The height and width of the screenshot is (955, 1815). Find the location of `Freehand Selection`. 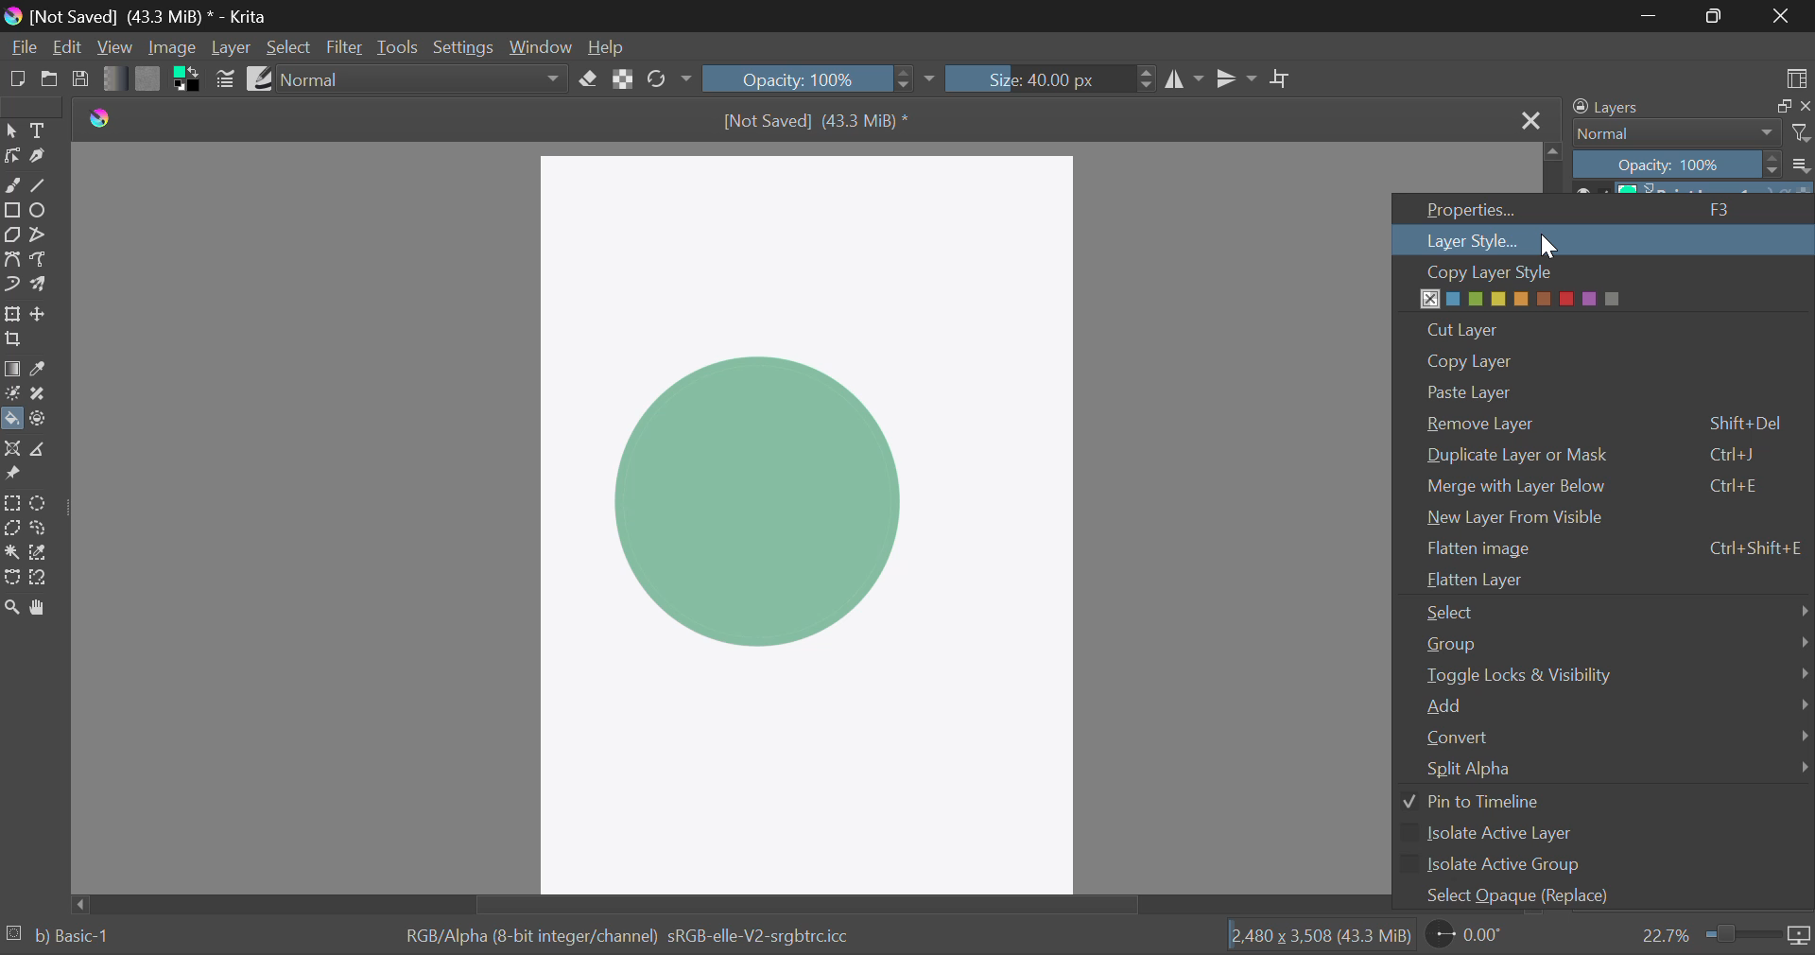

Freehand Selection is located at coordinates (40, 530).